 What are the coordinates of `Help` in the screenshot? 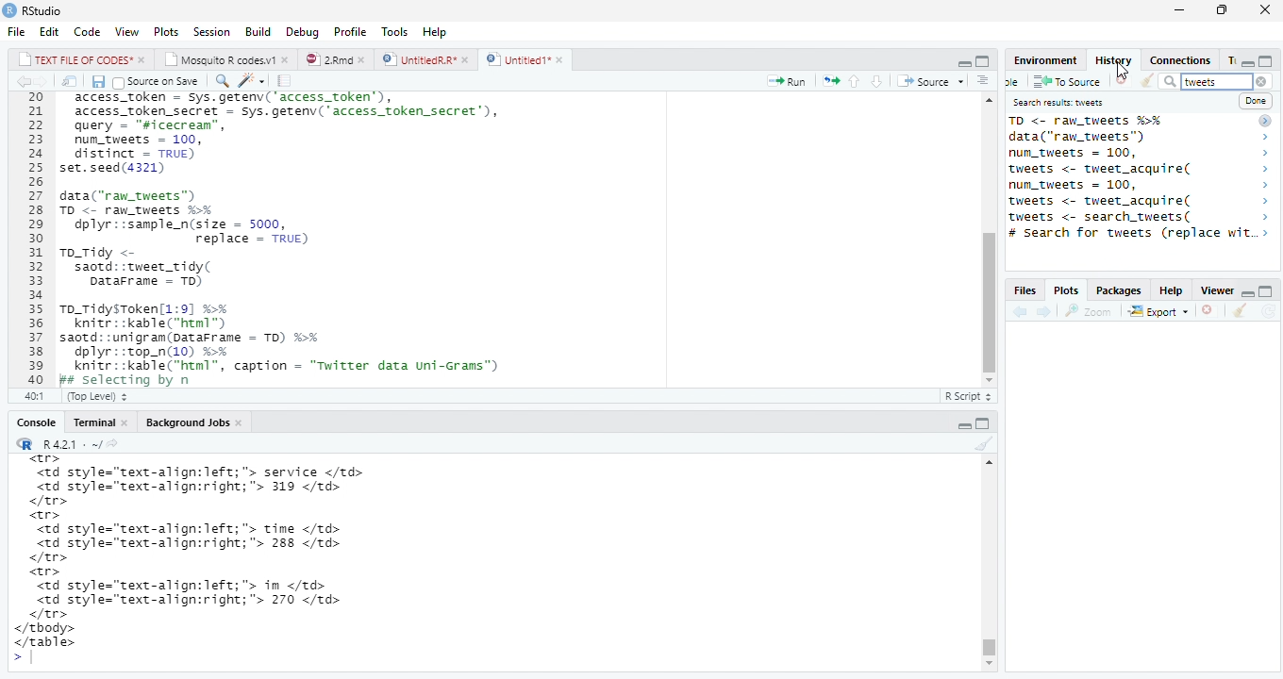 It's located at (1169, 291).